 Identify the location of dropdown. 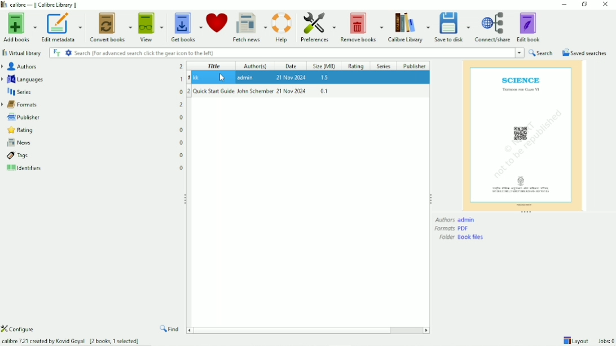
(520, 52).